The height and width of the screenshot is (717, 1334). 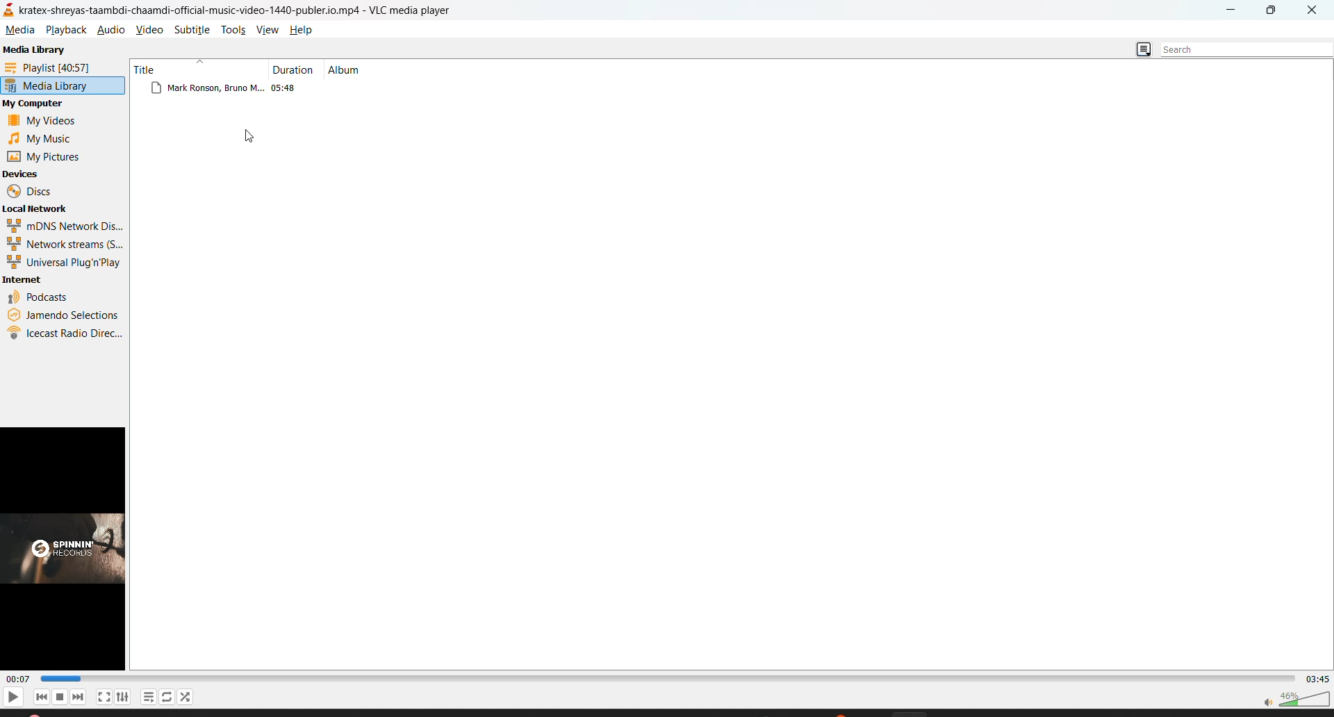 I want to click on minimize, so click(x=1234, y=13).